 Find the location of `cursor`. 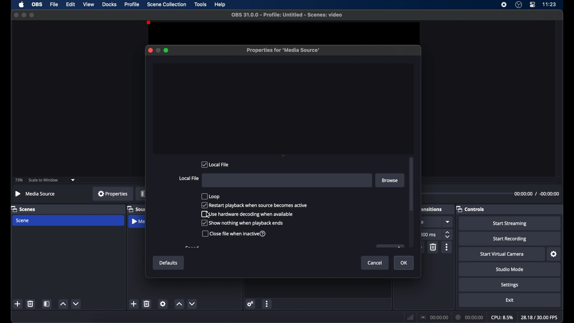

cursor is located at coordinates (208, 215).